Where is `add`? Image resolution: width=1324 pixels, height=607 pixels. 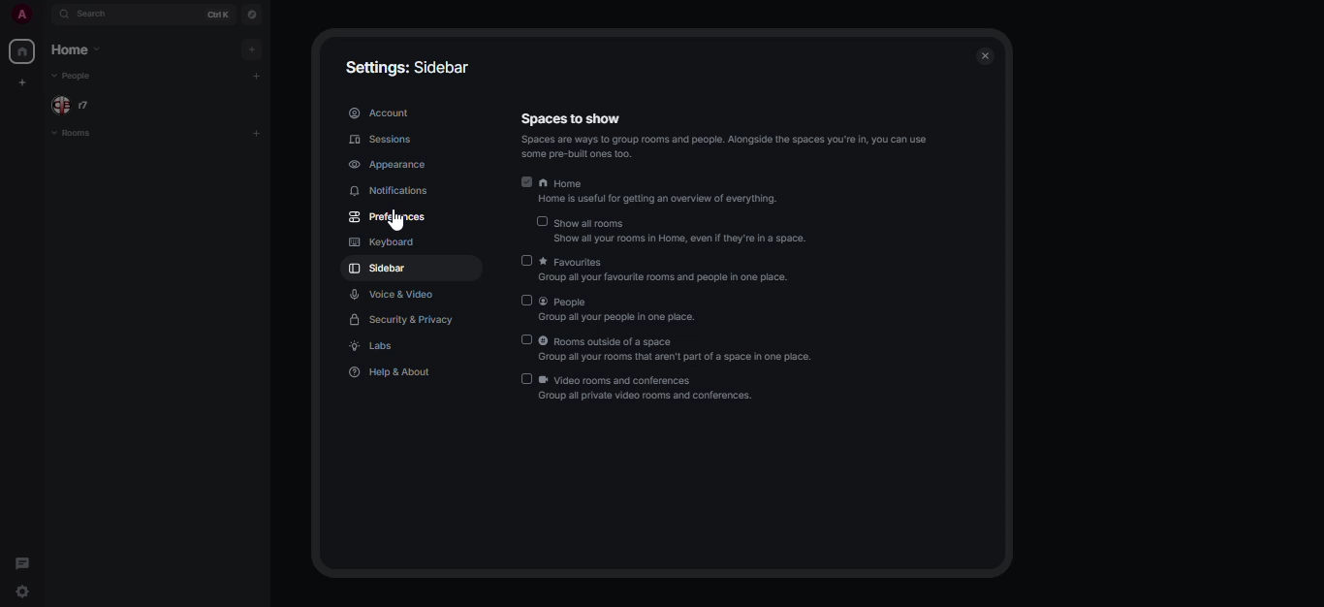
add is located at coordinates (257, 76).